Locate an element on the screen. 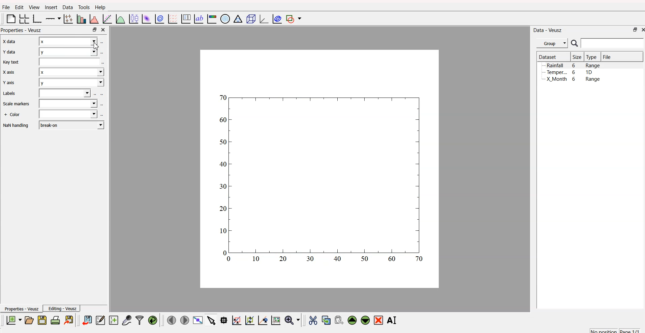 This screenshot has height=333, width=645. x is located at coordinates (69, 72).